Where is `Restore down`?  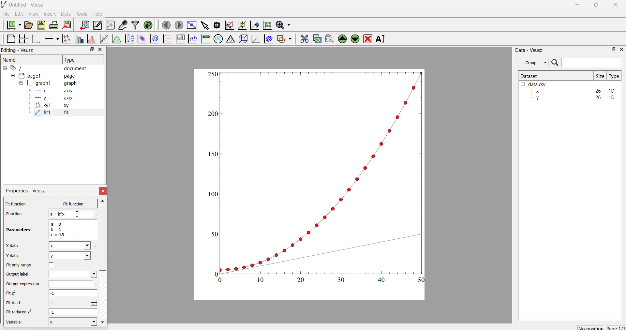 Restore down is located at coordinates (90, 50).